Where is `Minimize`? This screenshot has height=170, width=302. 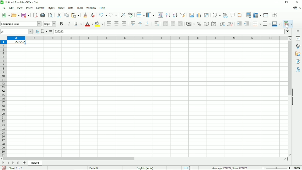 Minimize is located at coordinates (277, 3).